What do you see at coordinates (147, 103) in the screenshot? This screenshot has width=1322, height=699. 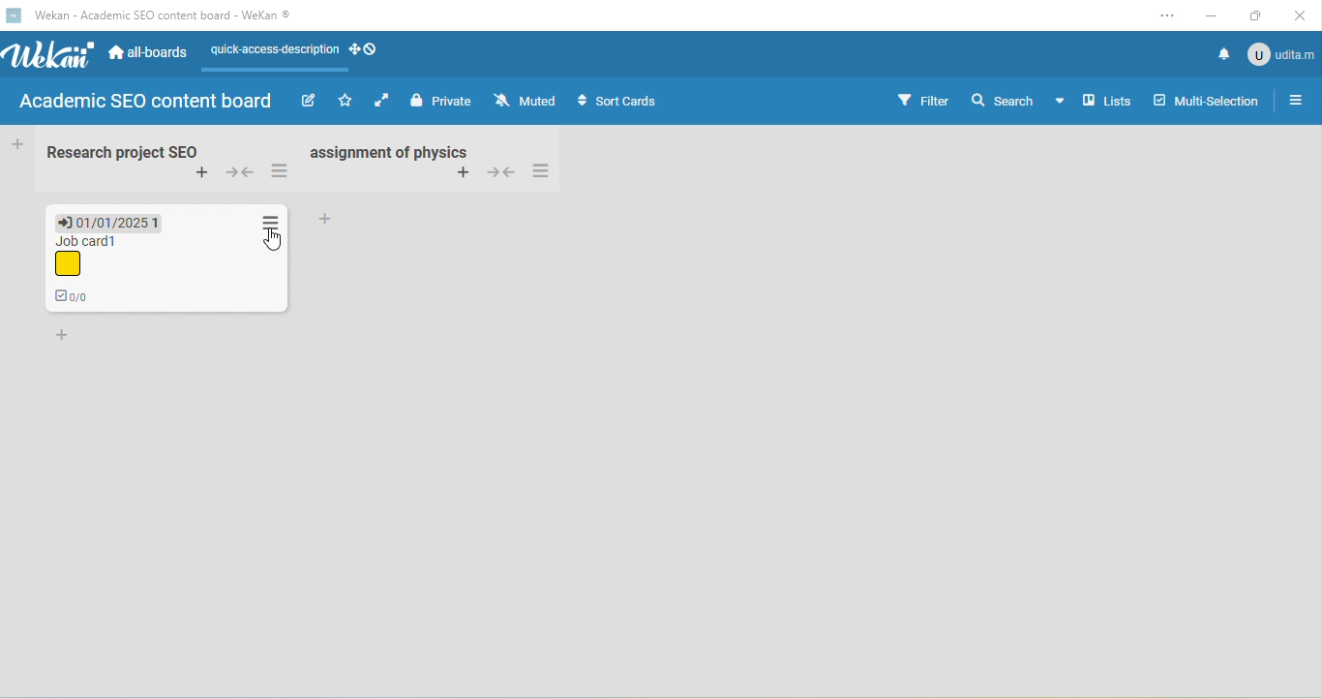 I see `academic sed content board` at bounding box center [147, 103].